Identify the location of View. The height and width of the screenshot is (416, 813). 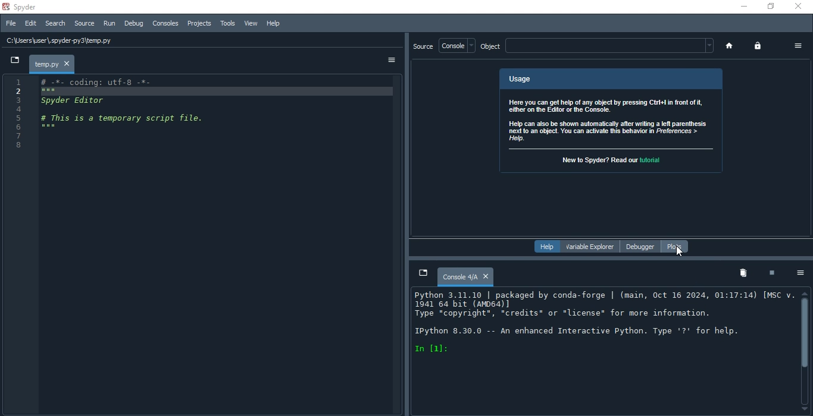
(251, 25).